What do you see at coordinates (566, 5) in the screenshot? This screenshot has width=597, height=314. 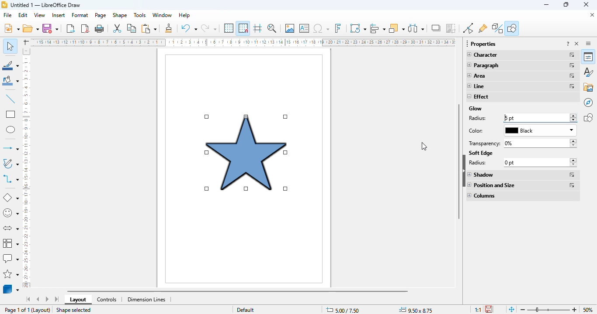 I see `maximize` at bounding box center [566, 5].